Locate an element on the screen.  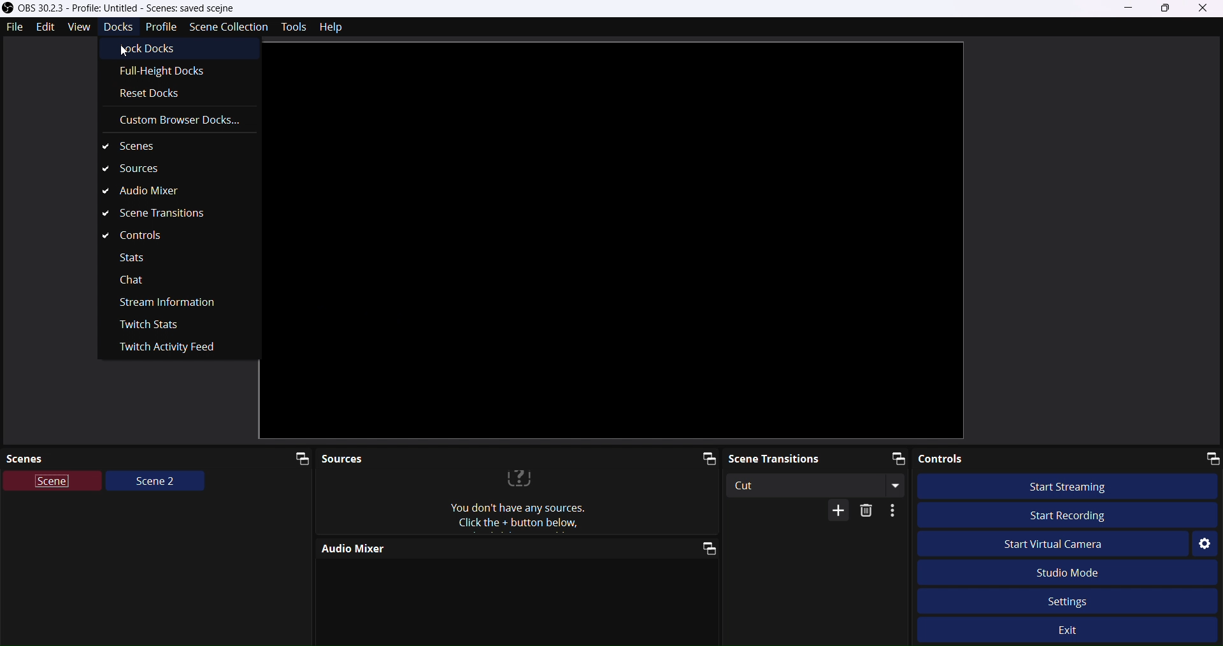
Lock Docks is located at coordinates (159, 50).